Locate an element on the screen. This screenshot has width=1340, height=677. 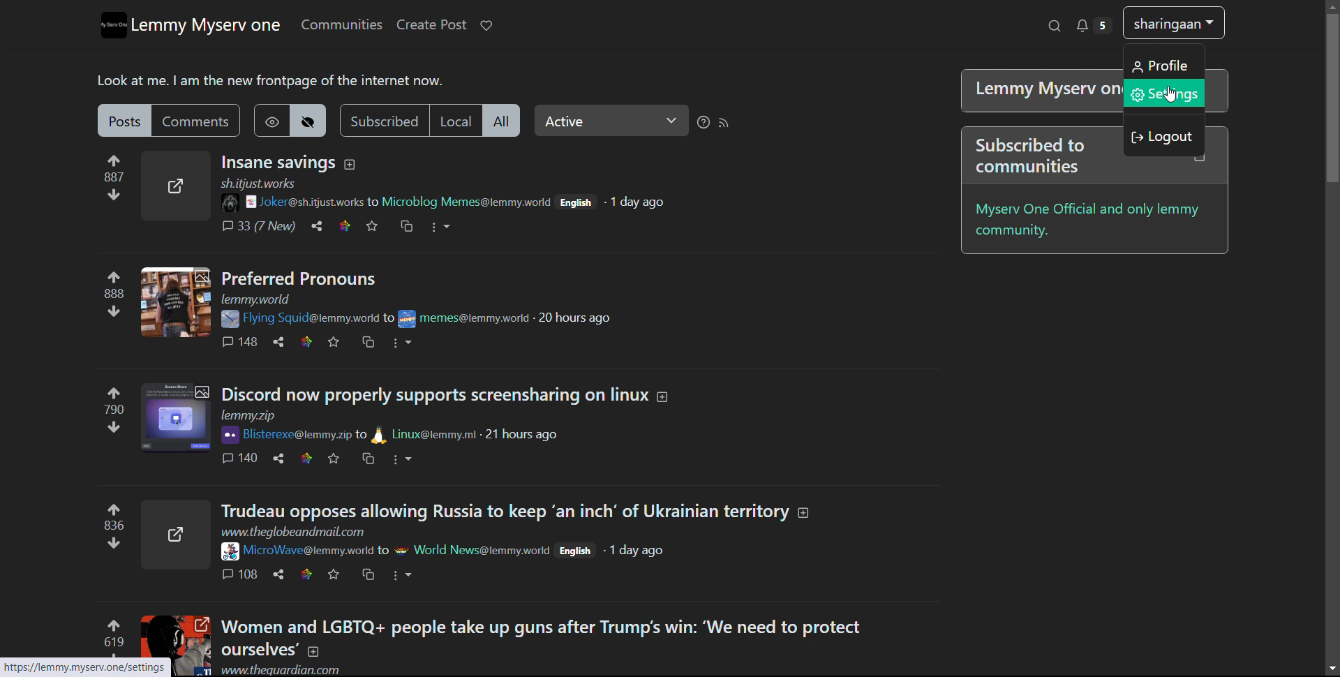
settings is located at coordinates (1165, 92).